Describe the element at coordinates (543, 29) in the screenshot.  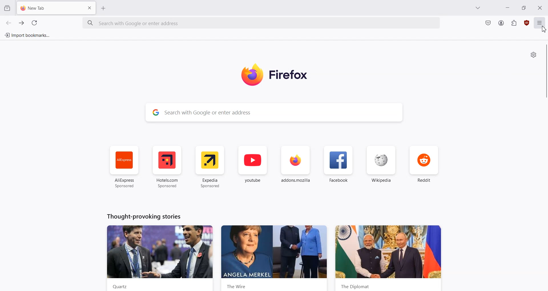
I see `Cursor` at that location.